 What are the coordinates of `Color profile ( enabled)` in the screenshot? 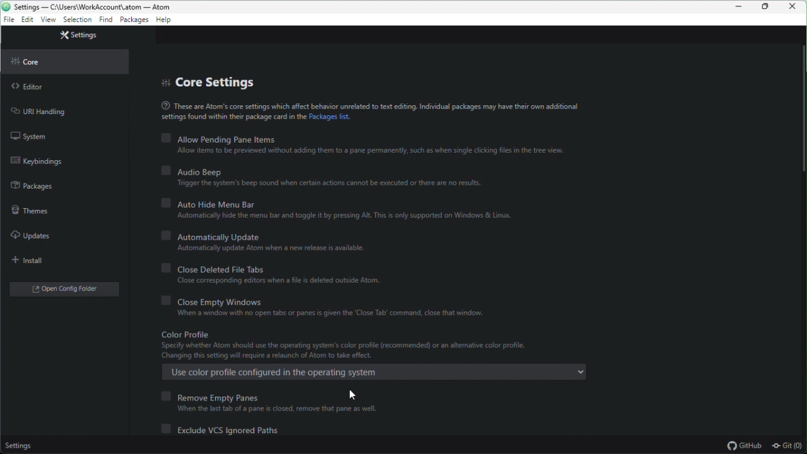 It's located at (373, 356).